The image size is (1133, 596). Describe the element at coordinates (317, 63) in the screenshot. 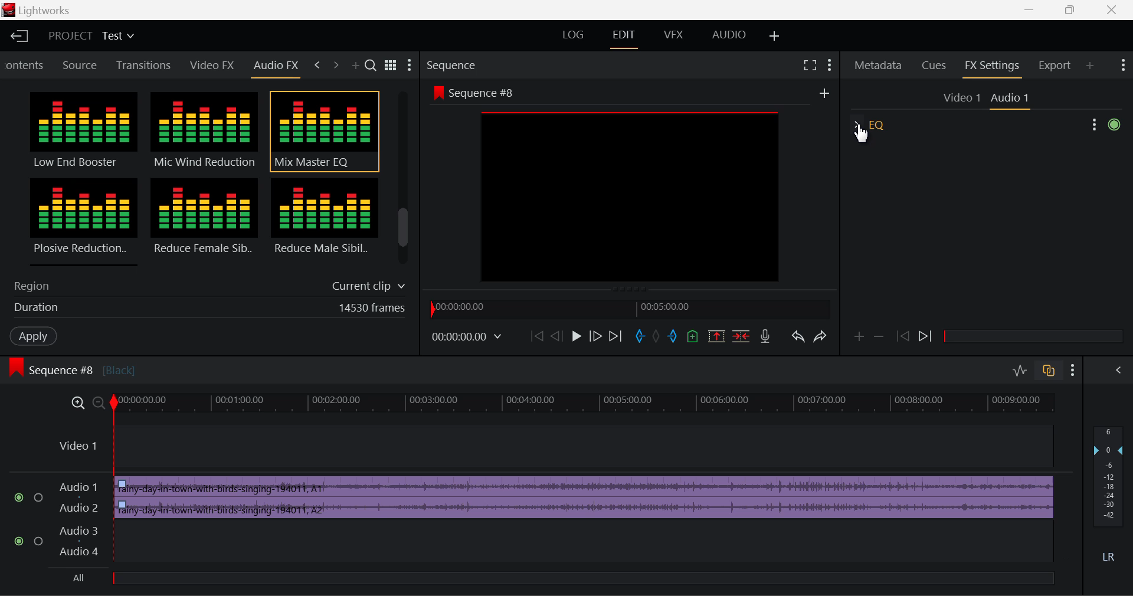

I see `Previous Tab` at that location.